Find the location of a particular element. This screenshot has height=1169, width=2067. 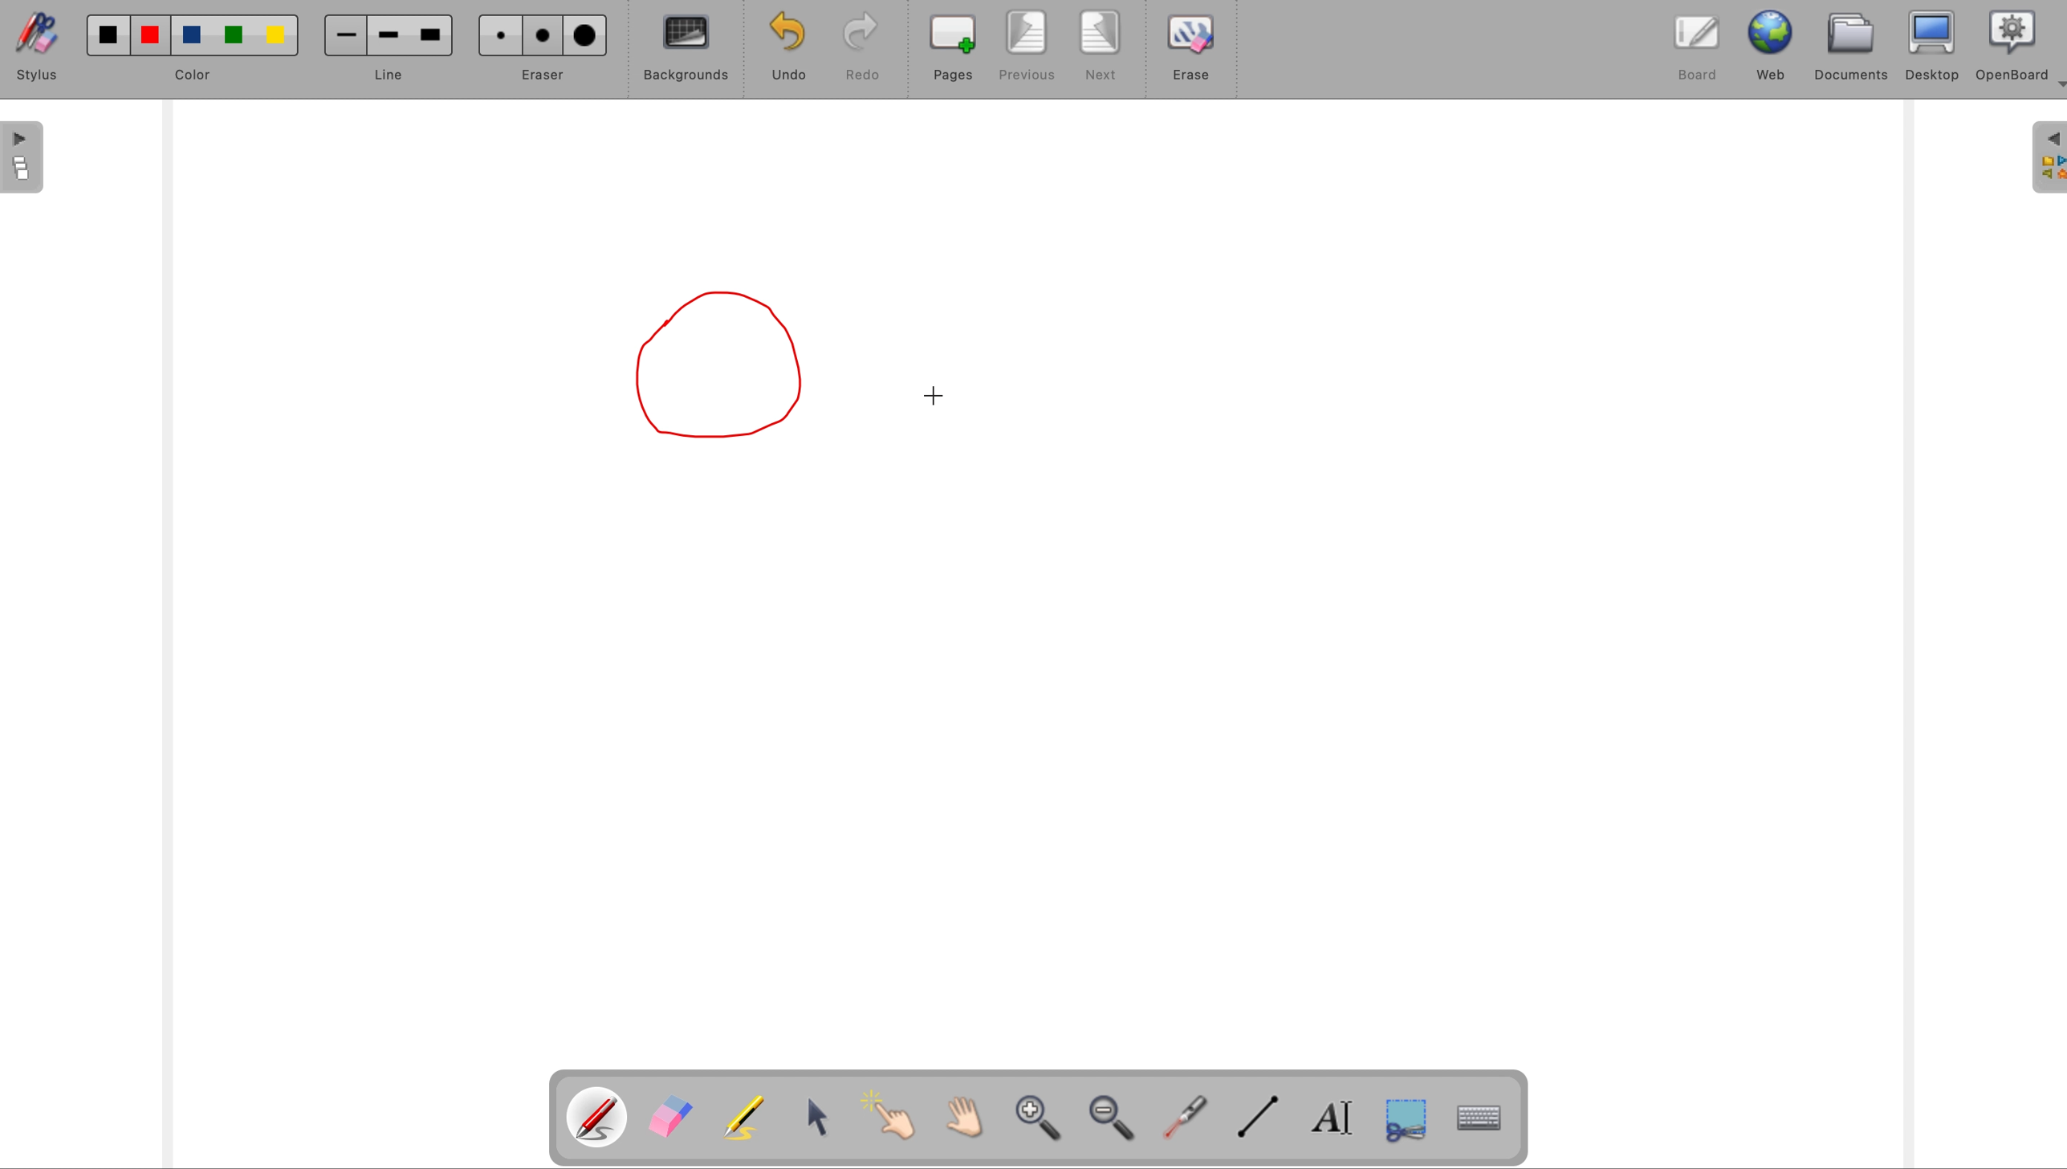

display keyboard is located at coordinates (1485, 1121).